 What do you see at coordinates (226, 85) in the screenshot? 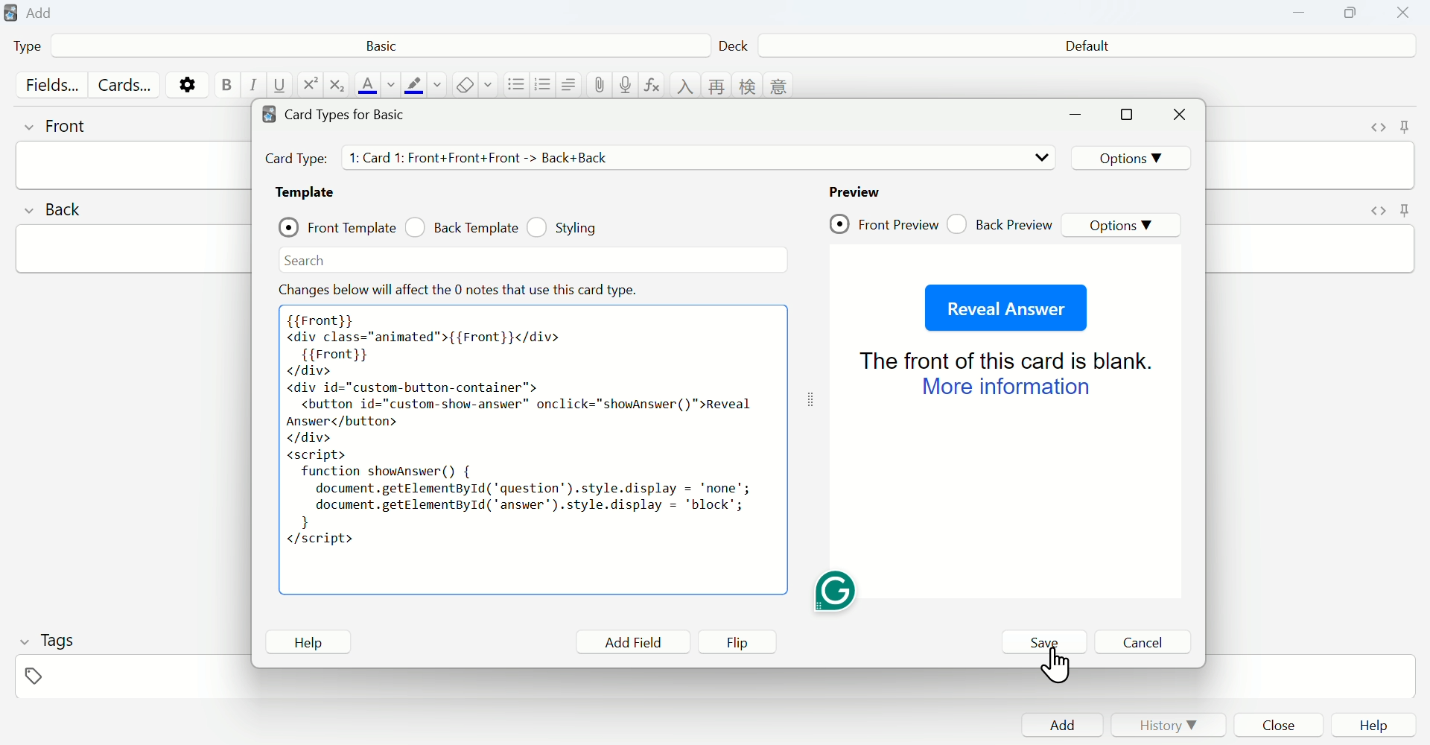
I see `bold text` at bounding box center [226, 85].